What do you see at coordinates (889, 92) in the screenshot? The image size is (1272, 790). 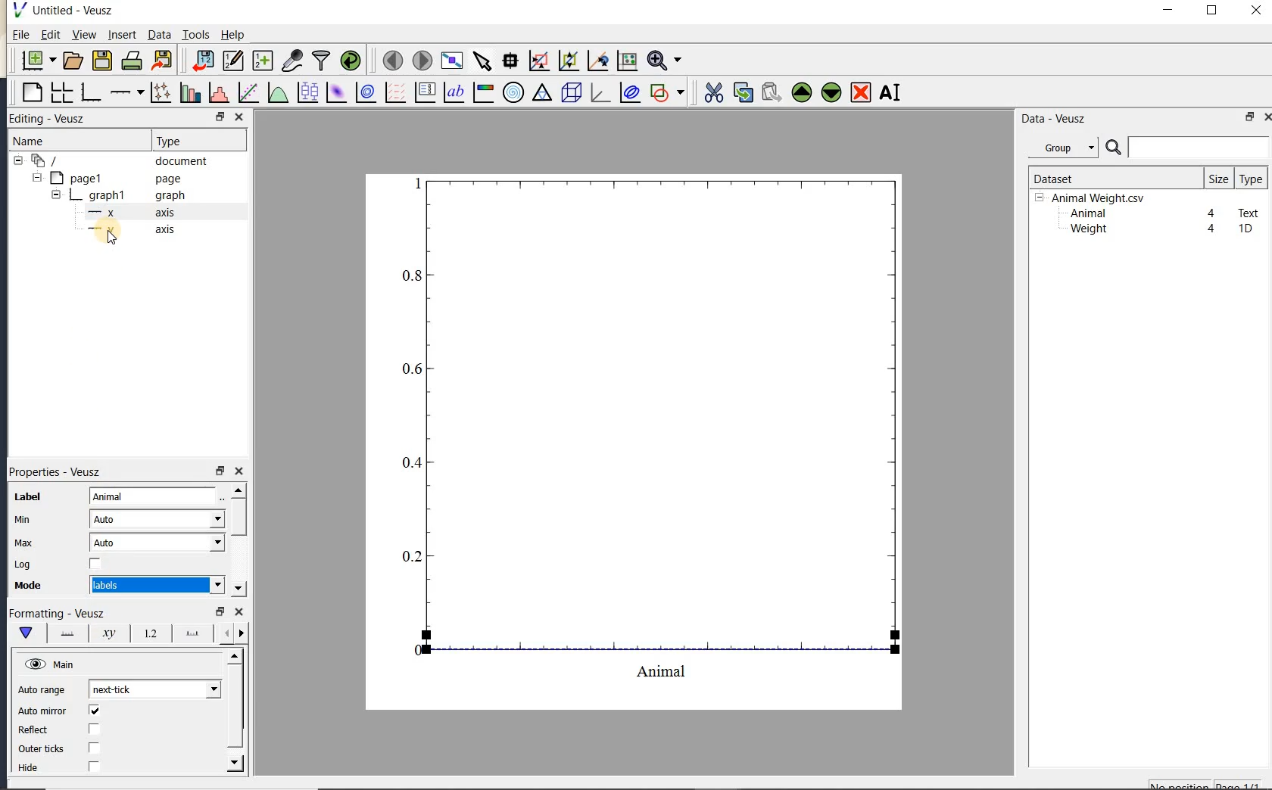 I see `renames the selected widget` at bounding box center [889, 92].